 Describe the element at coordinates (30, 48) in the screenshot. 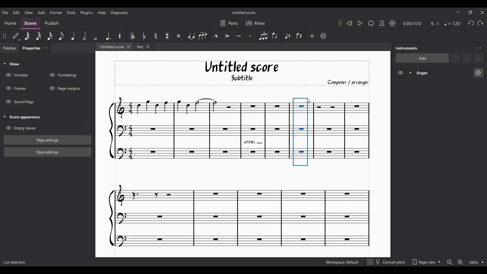

I see `Properties tab, current tab` at that location.